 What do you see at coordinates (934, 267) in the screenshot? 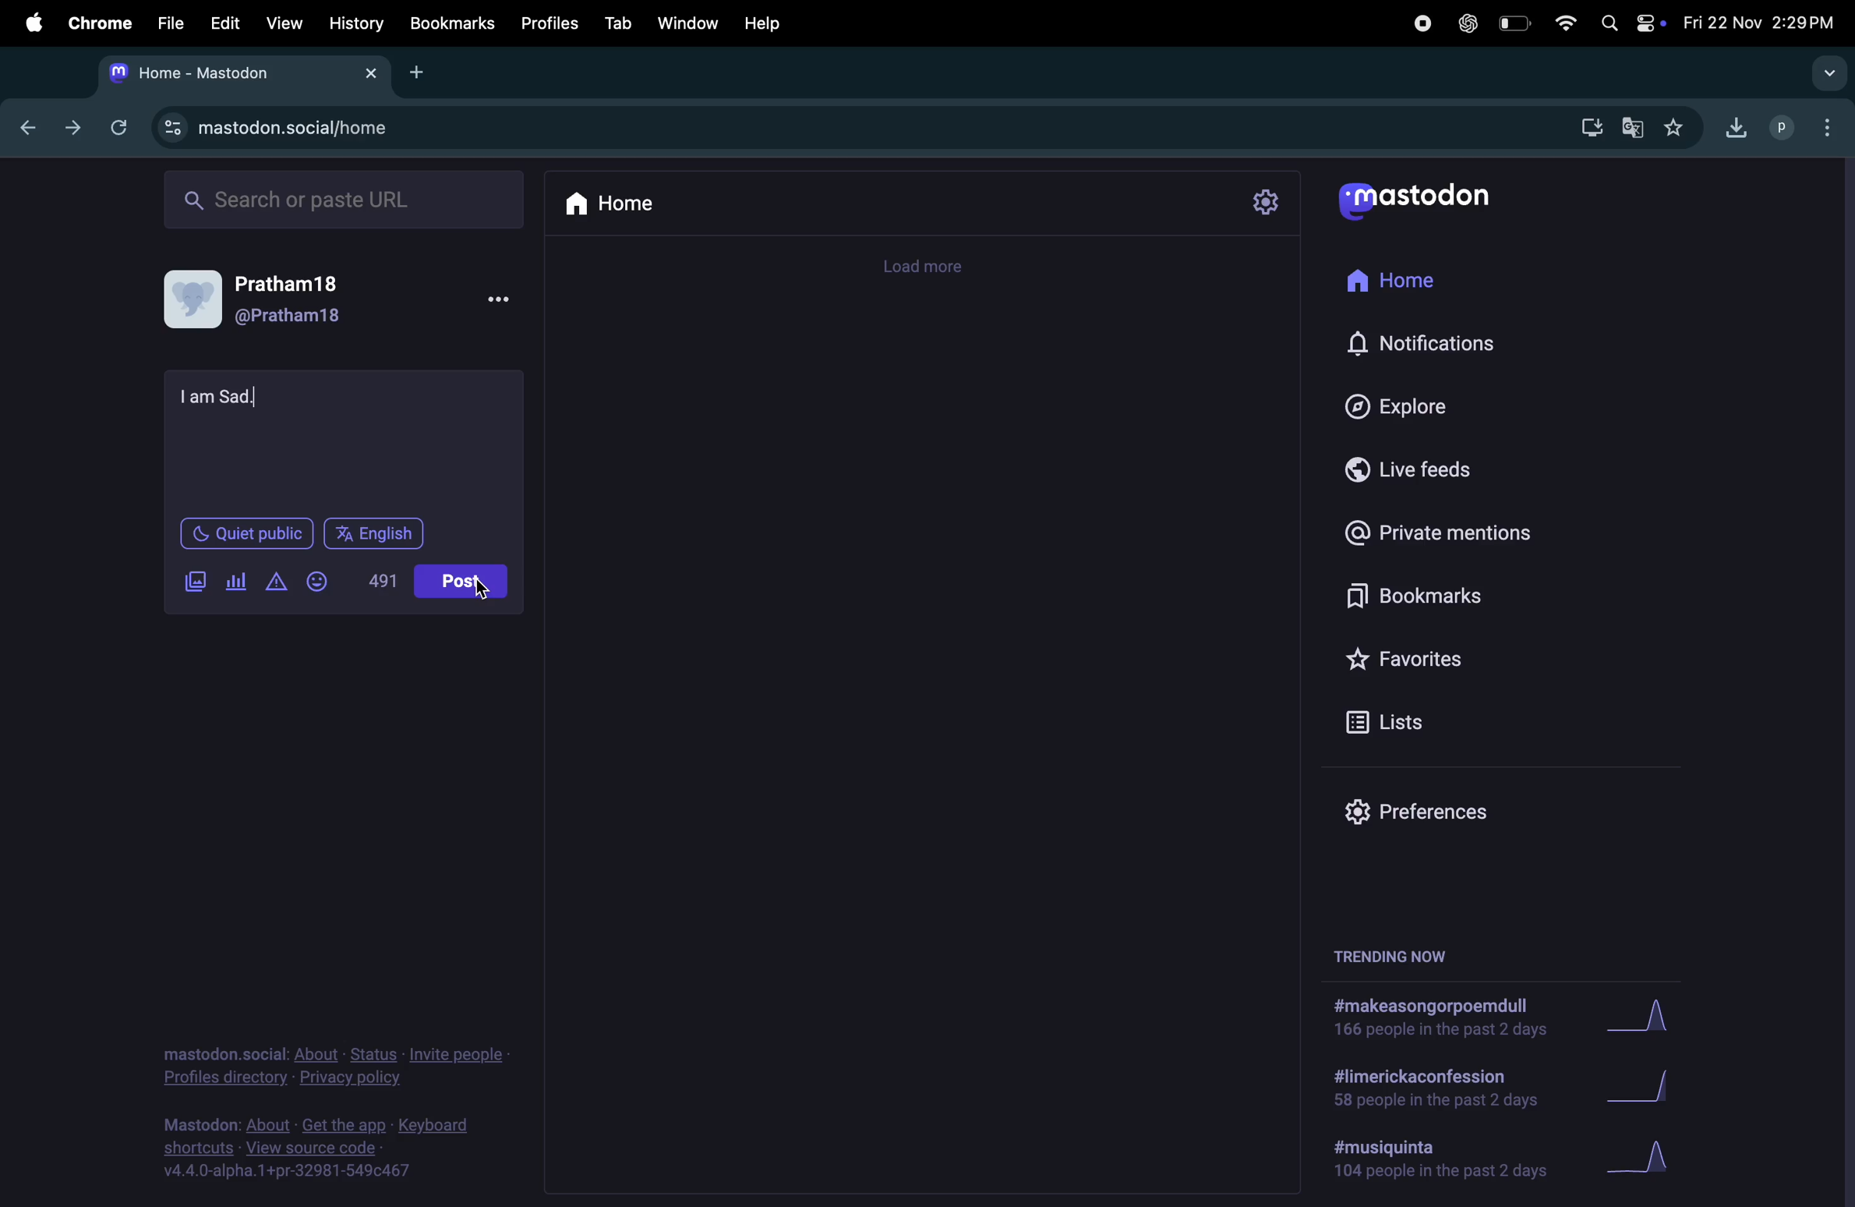
I see `time line` at bounding box center [934, 267].